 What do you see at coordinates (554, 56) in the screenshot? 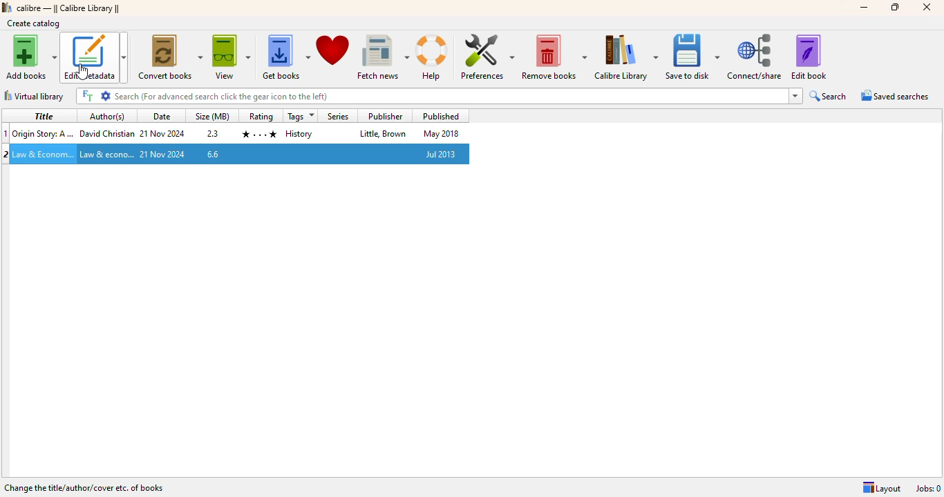
I see `remove books` at bounding box center [554, 56].